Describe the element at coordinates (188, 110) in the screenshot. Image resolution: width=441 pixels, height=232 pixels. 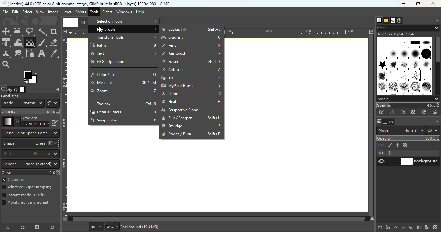
I see `Perspective clone` at that location.